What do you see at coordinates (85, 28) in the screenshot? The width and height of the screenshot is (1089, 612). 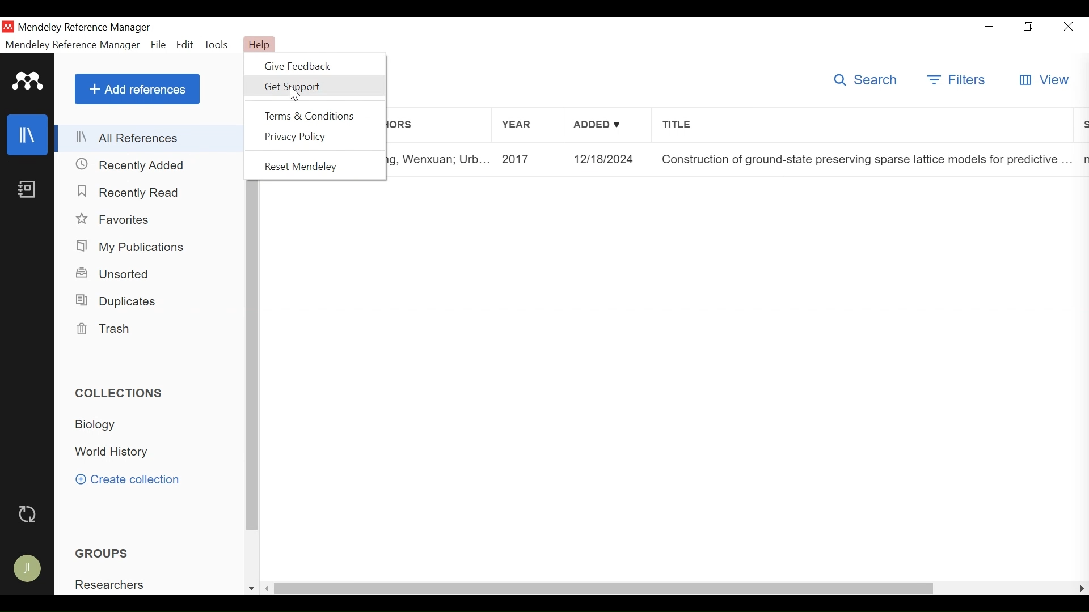 I see `Mendeley Reference Manager` at bounding box center [85, 28].